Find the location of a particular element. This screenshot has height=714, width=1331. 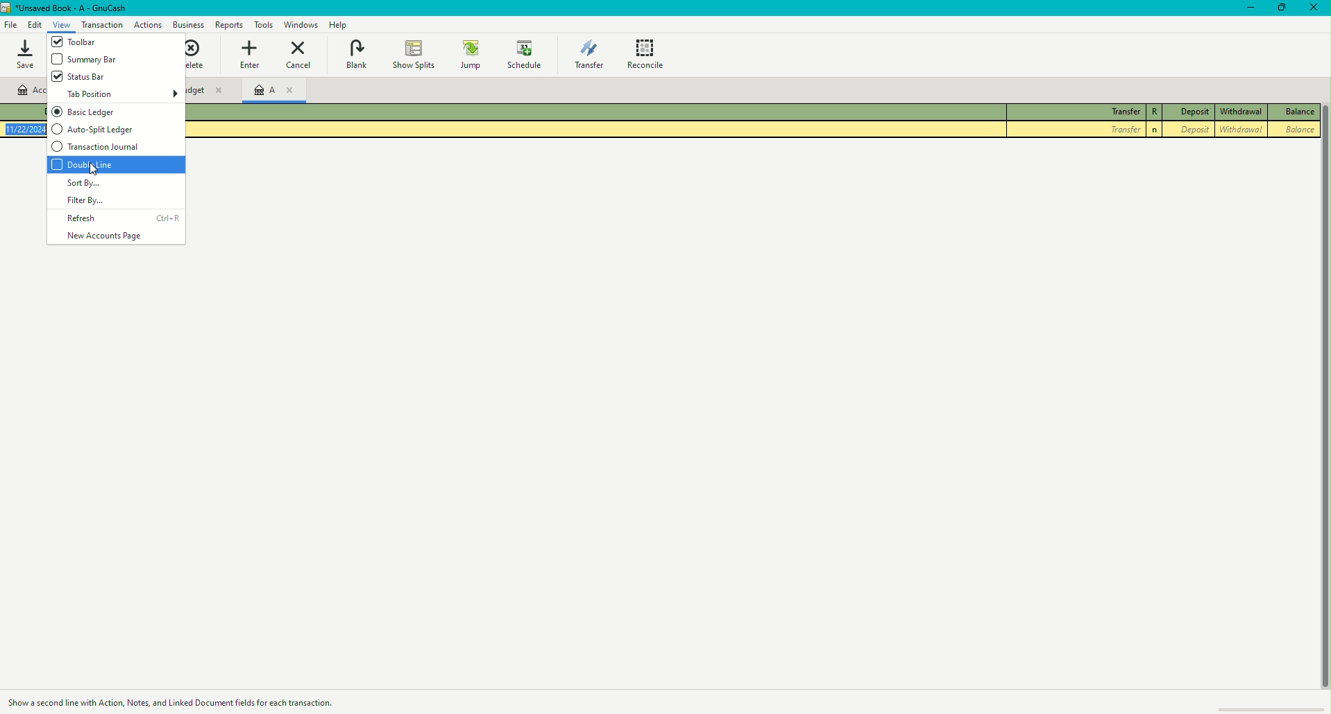

Jump is located at coordinates (470, 55).